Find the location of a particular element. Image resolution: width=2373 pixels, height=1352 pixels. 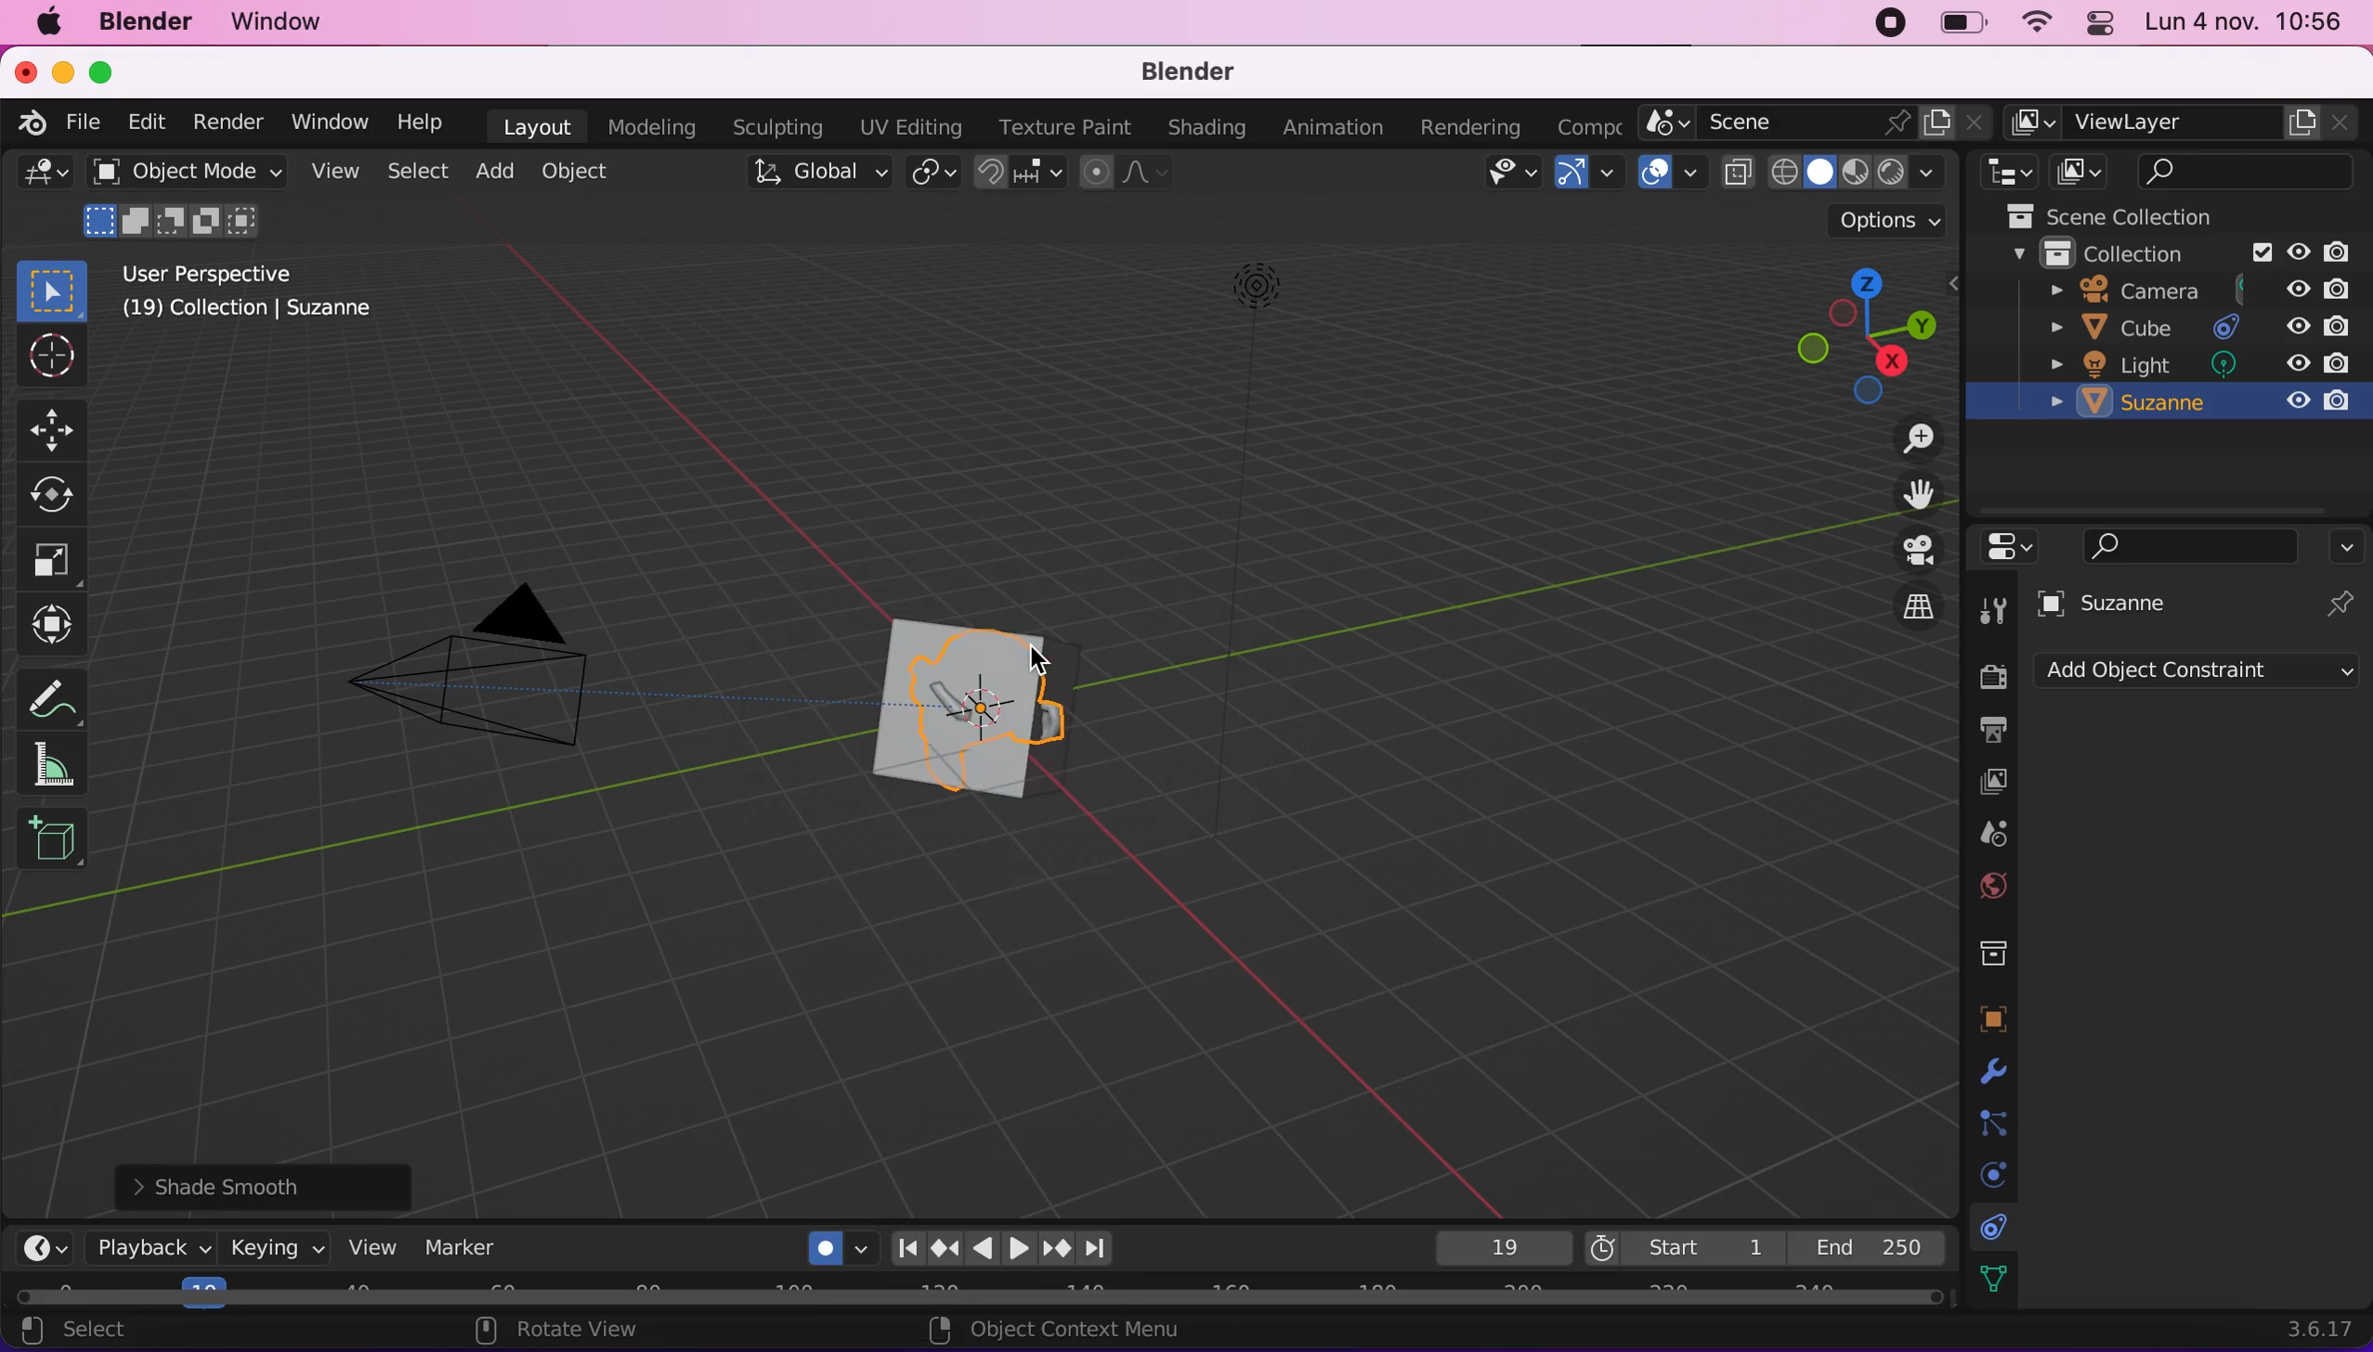

show gizmo is located at coordinates (1569, 175).